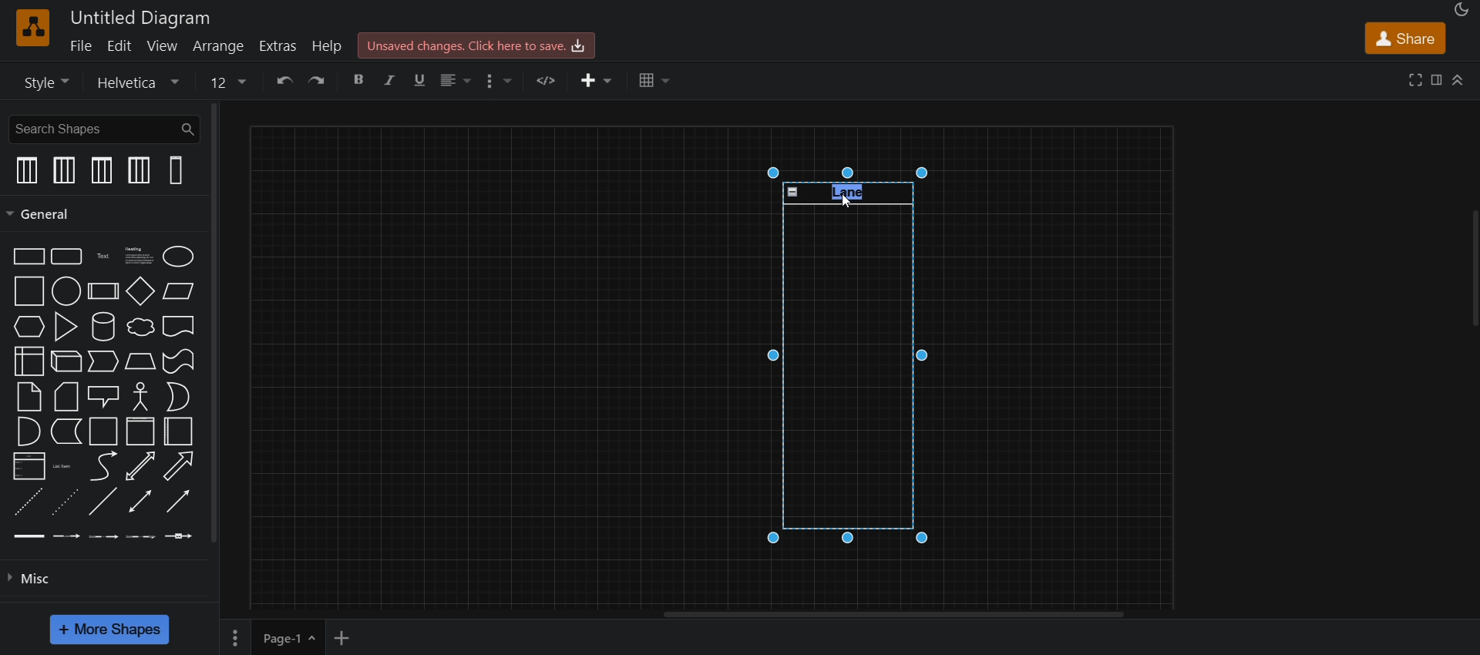 The image size is (1480, 655). I want to click on file, so click(83, 45).